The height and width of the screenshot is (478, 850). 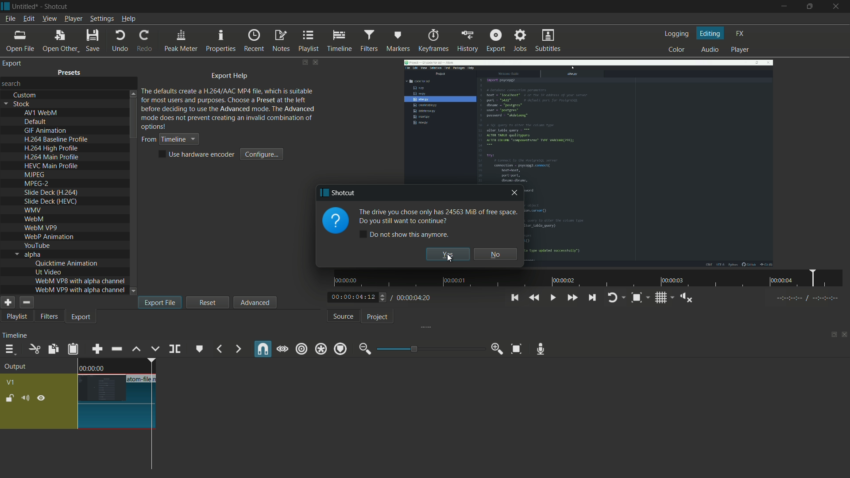 What do you see at coordinates (831, 335) in the screenshot?
I see `change layout` at bounding box center [831, 335].